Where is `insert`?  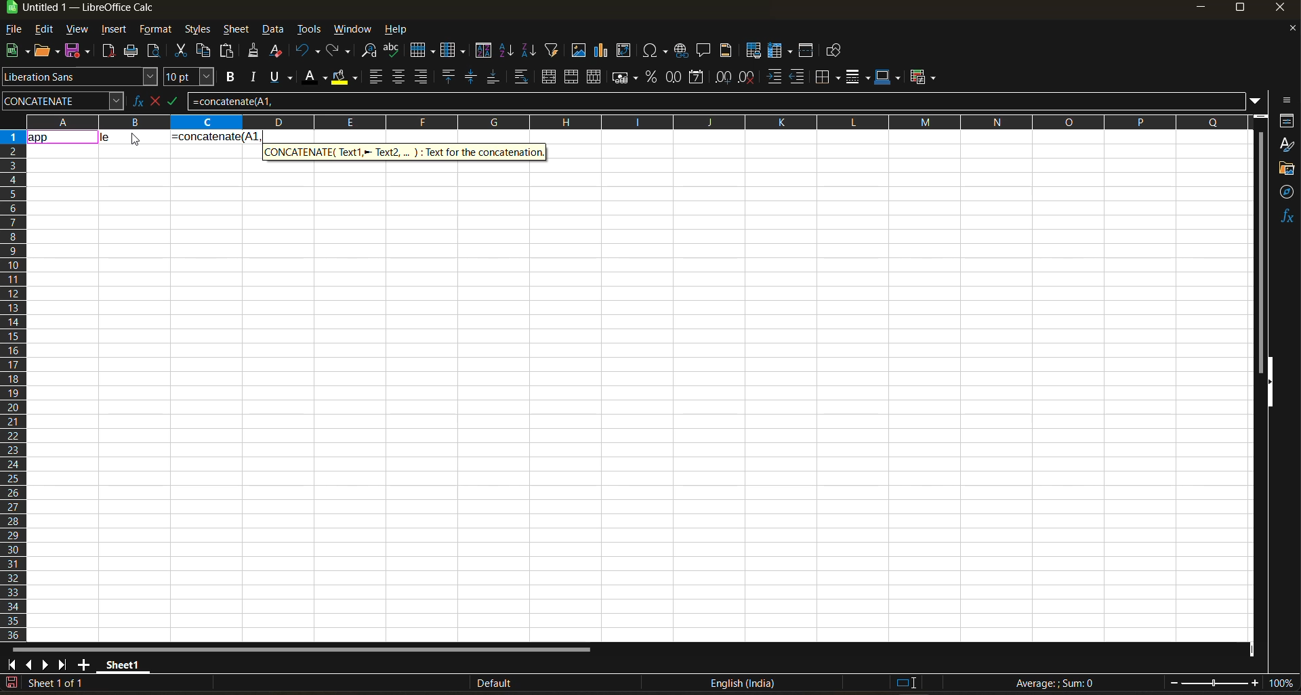
insert is located at coordinates (113, 30).